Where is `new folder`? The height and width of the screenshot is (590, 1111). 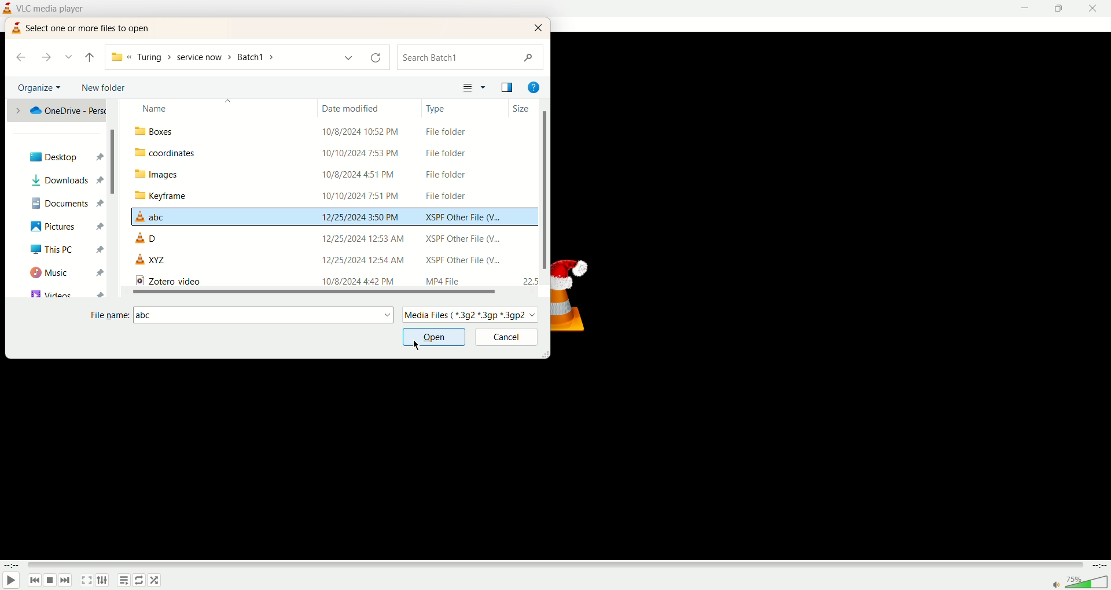
new folder is located at coordinates (106, 88).